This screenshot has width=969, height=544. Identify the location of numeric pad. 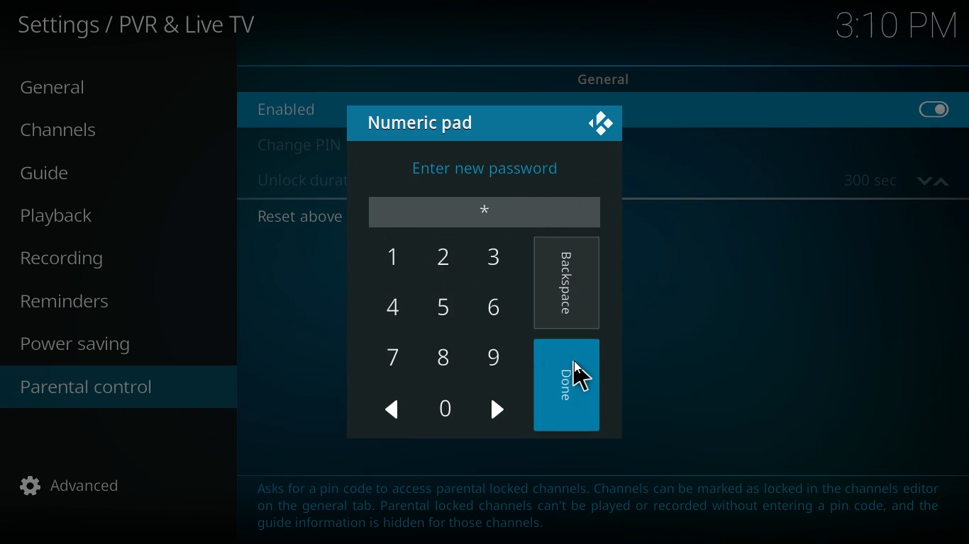
(427, 122).